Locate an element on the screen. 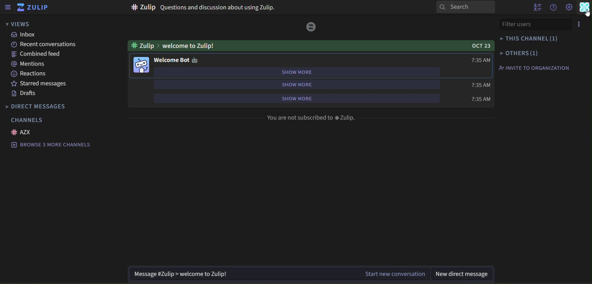 This screenshot has height=284, width=592. invite to organisations is located at coordinates (535, 68).